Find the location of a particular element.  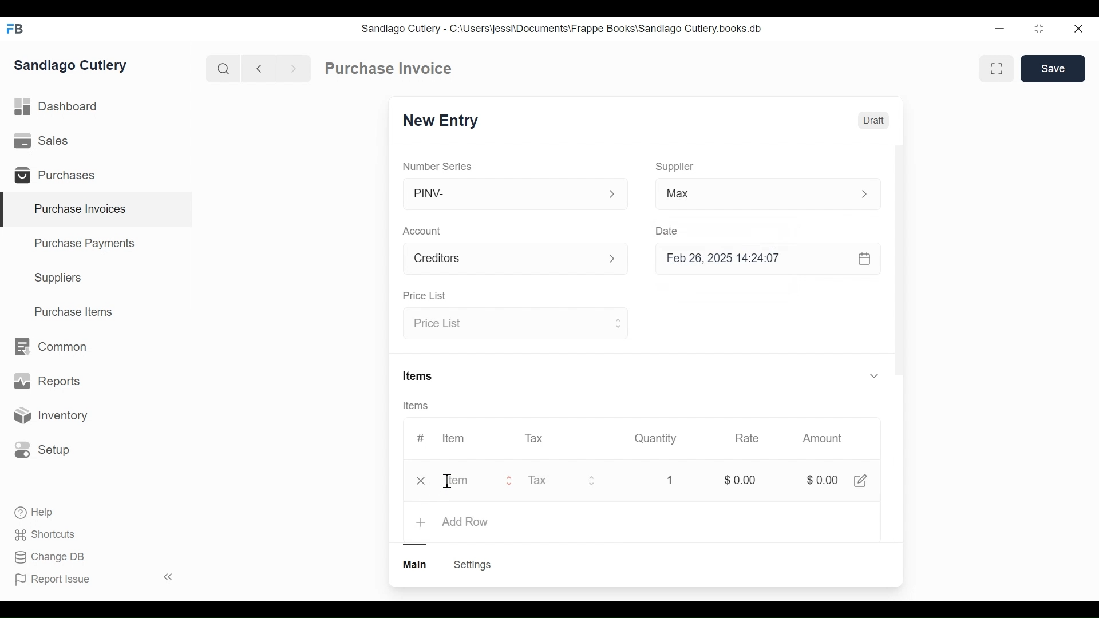

Sandiago Cutlery - C:\Users\jessi\Documents\Frappe Books\Sandiago Cutlery.books.db is located at coordinates (562, 29).